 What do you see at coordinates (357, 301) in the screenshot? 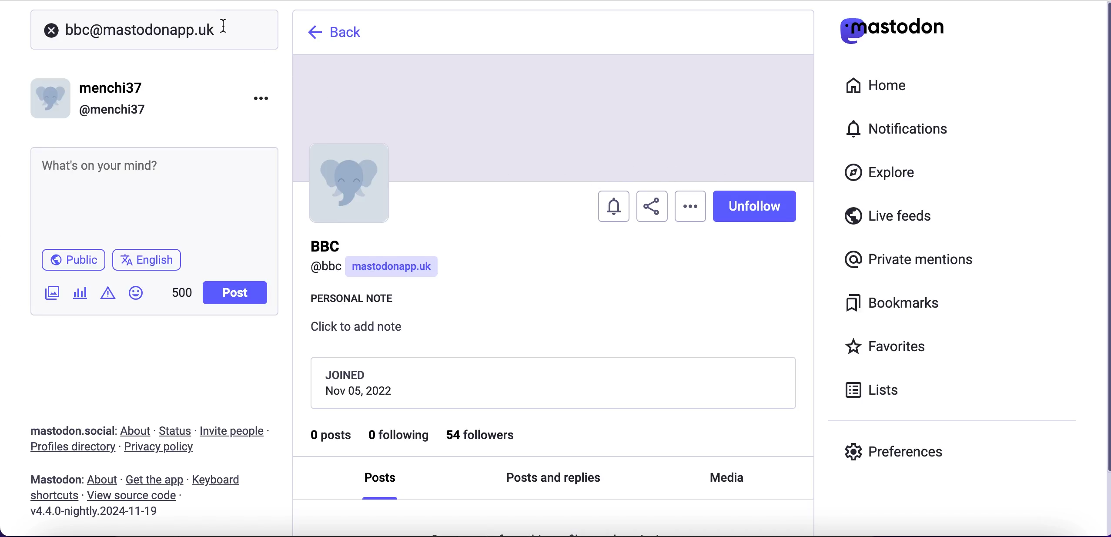
I see `personal note` at bounding box center [357, 301].